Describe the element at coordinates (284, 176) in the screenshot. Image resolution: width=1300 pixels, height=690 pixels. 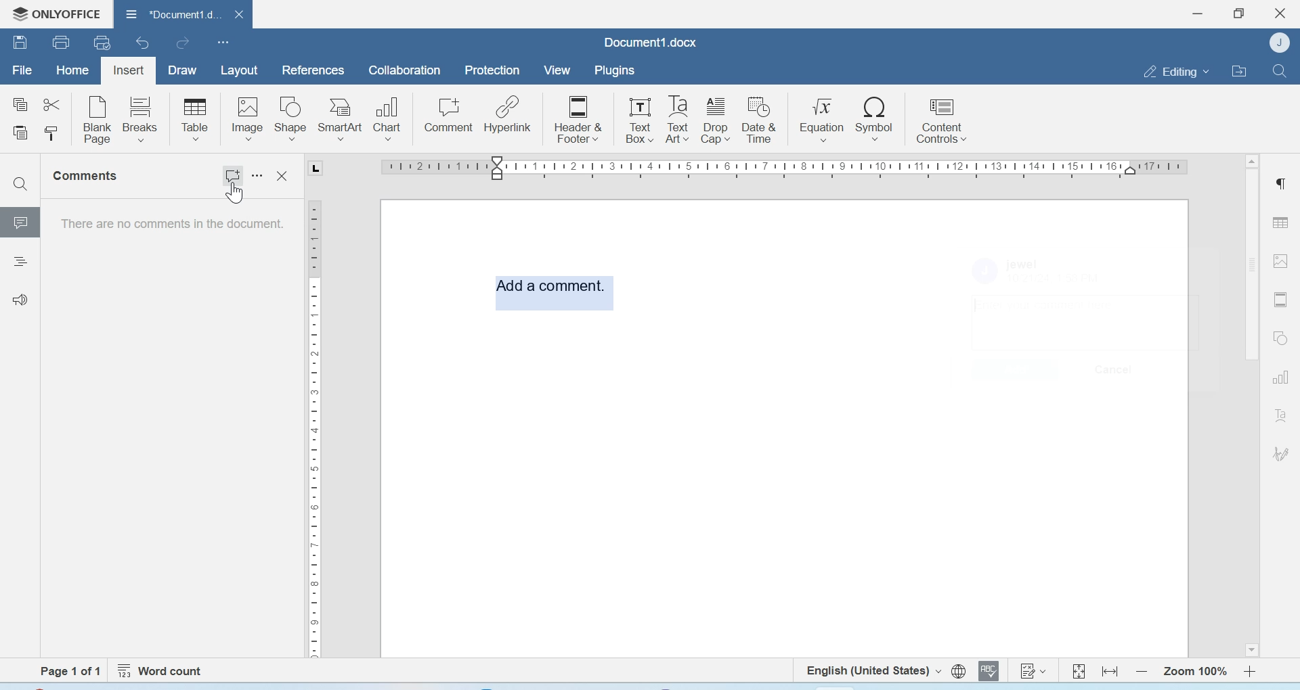
I see `Close` at that location.